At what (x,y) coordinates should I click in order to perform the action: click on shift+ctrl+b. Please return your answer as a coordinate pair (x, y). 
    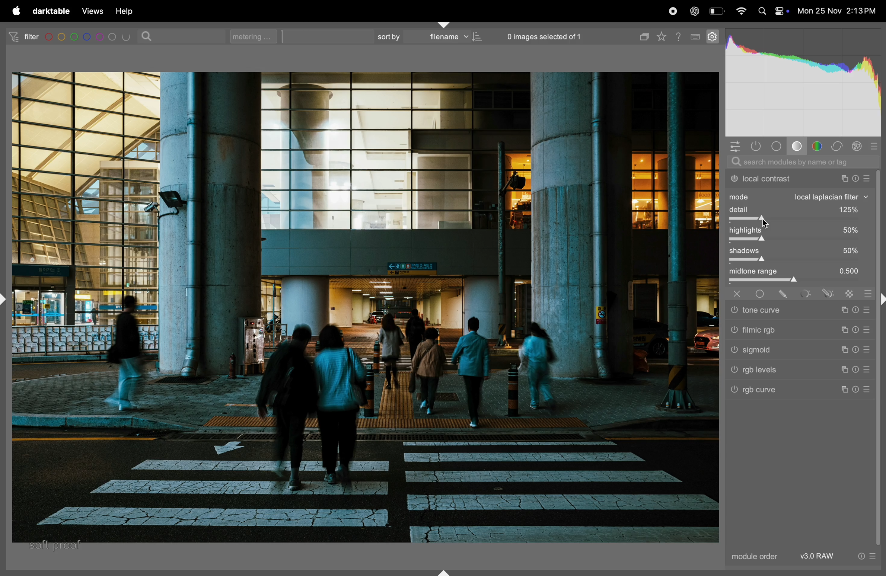
    Looking at the image, I should click on (444, 572).